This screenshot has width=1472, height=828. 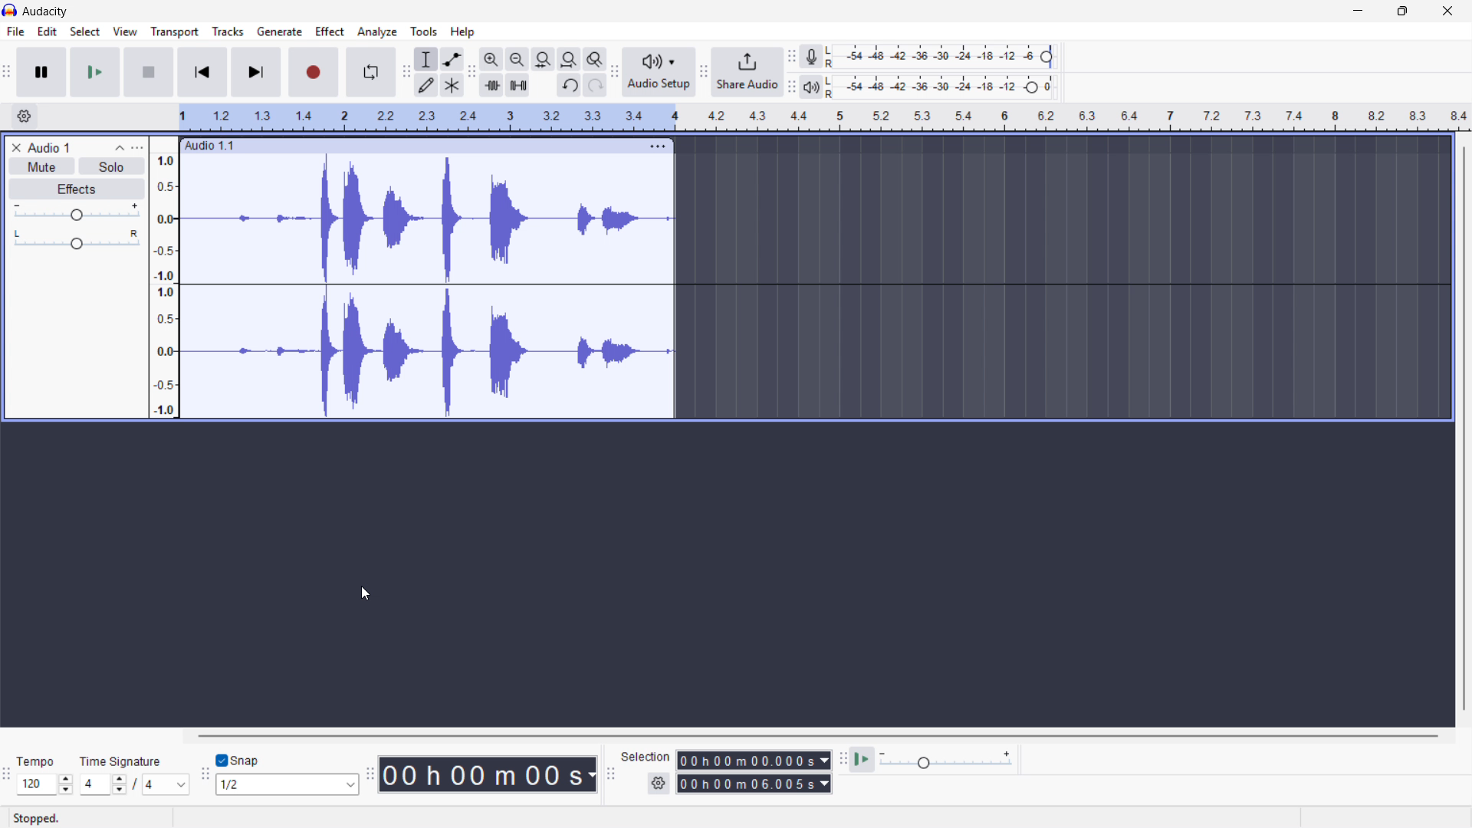 What do you see at coordinates (163, 278) in the screenshot?
I see `Amplitude` at bounding box center [163, 278].